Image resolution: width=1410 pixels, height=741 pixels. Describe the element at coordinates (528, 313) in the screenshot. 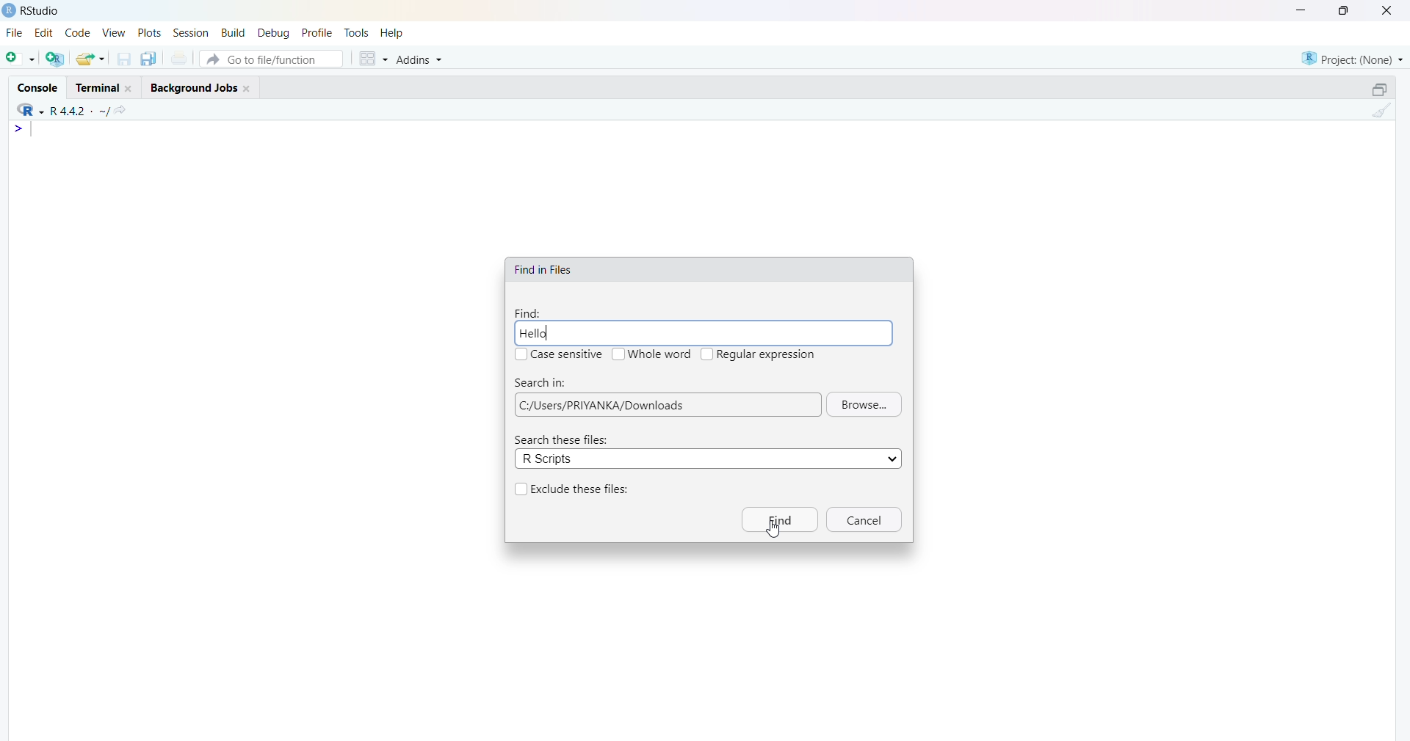

I see `Find:` at that location.